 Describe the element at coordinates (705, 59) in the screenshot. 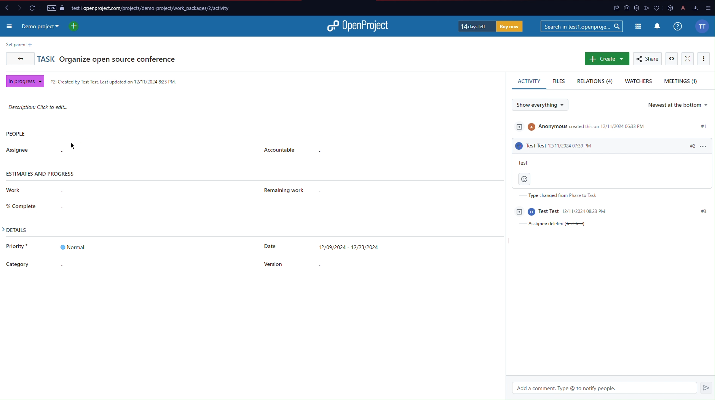

I see `More Options` at that location.